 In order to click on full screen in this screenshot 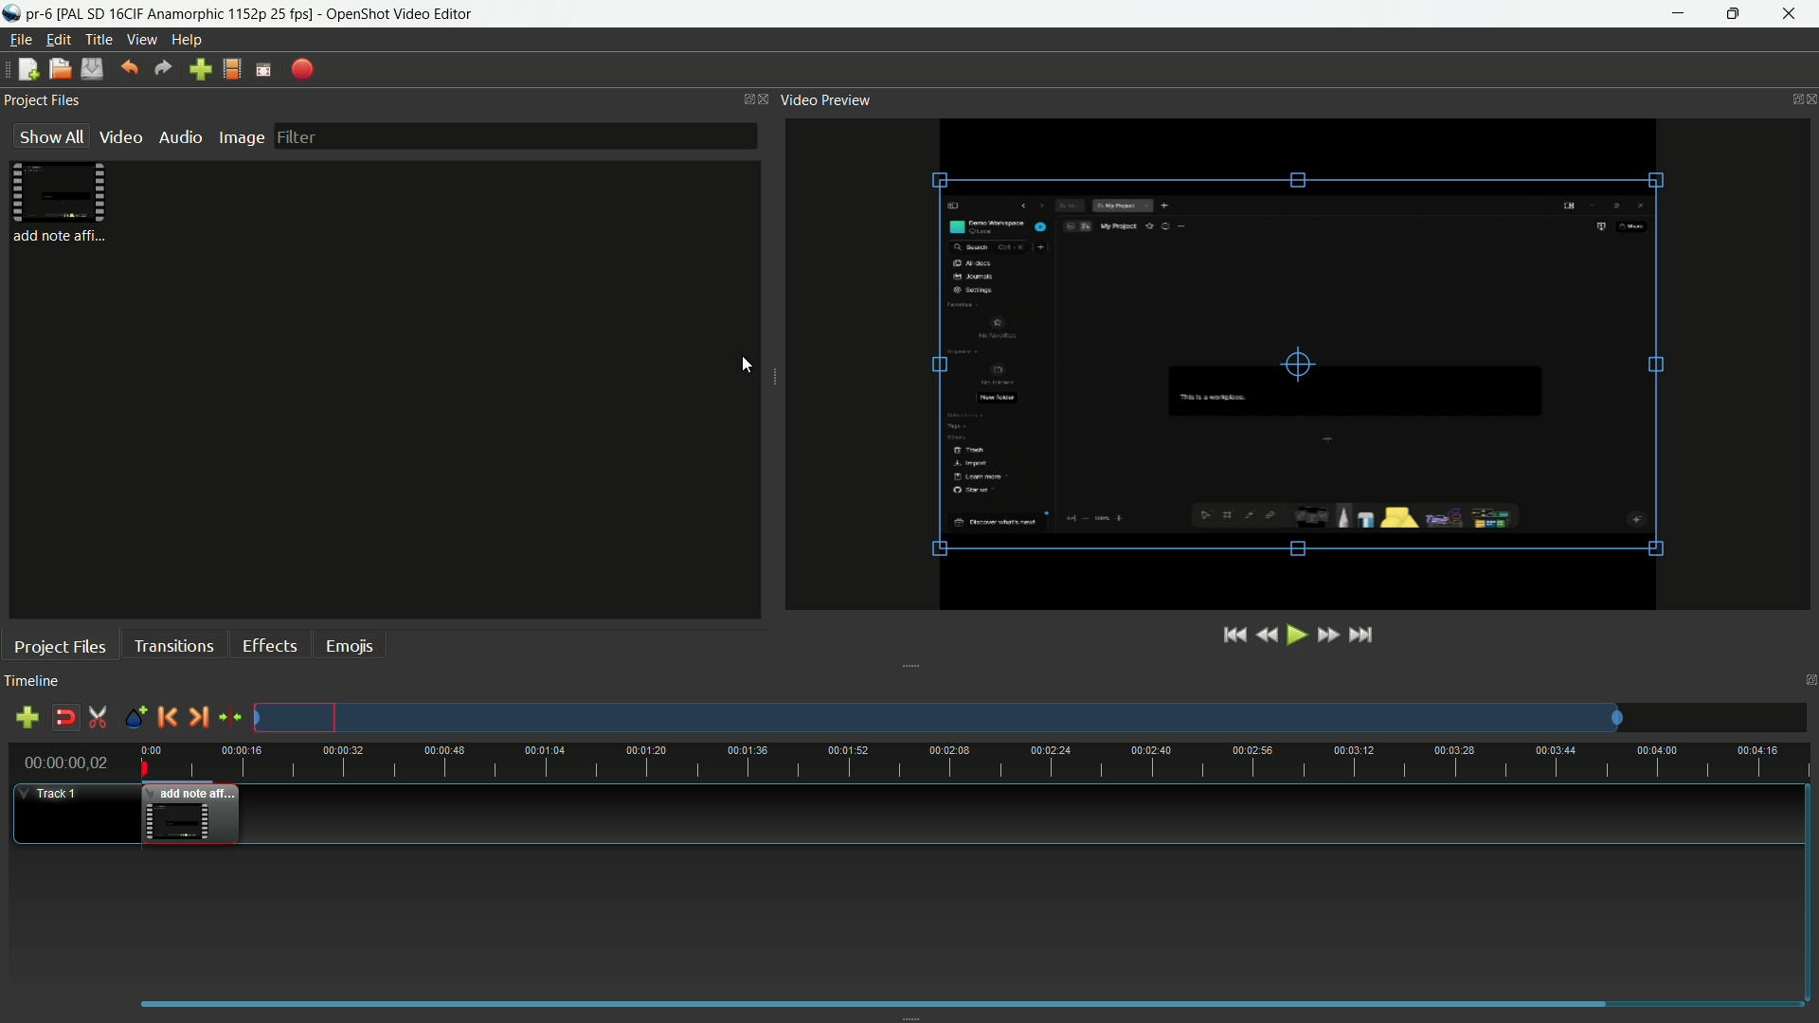, I will do `click(262, 70)`.